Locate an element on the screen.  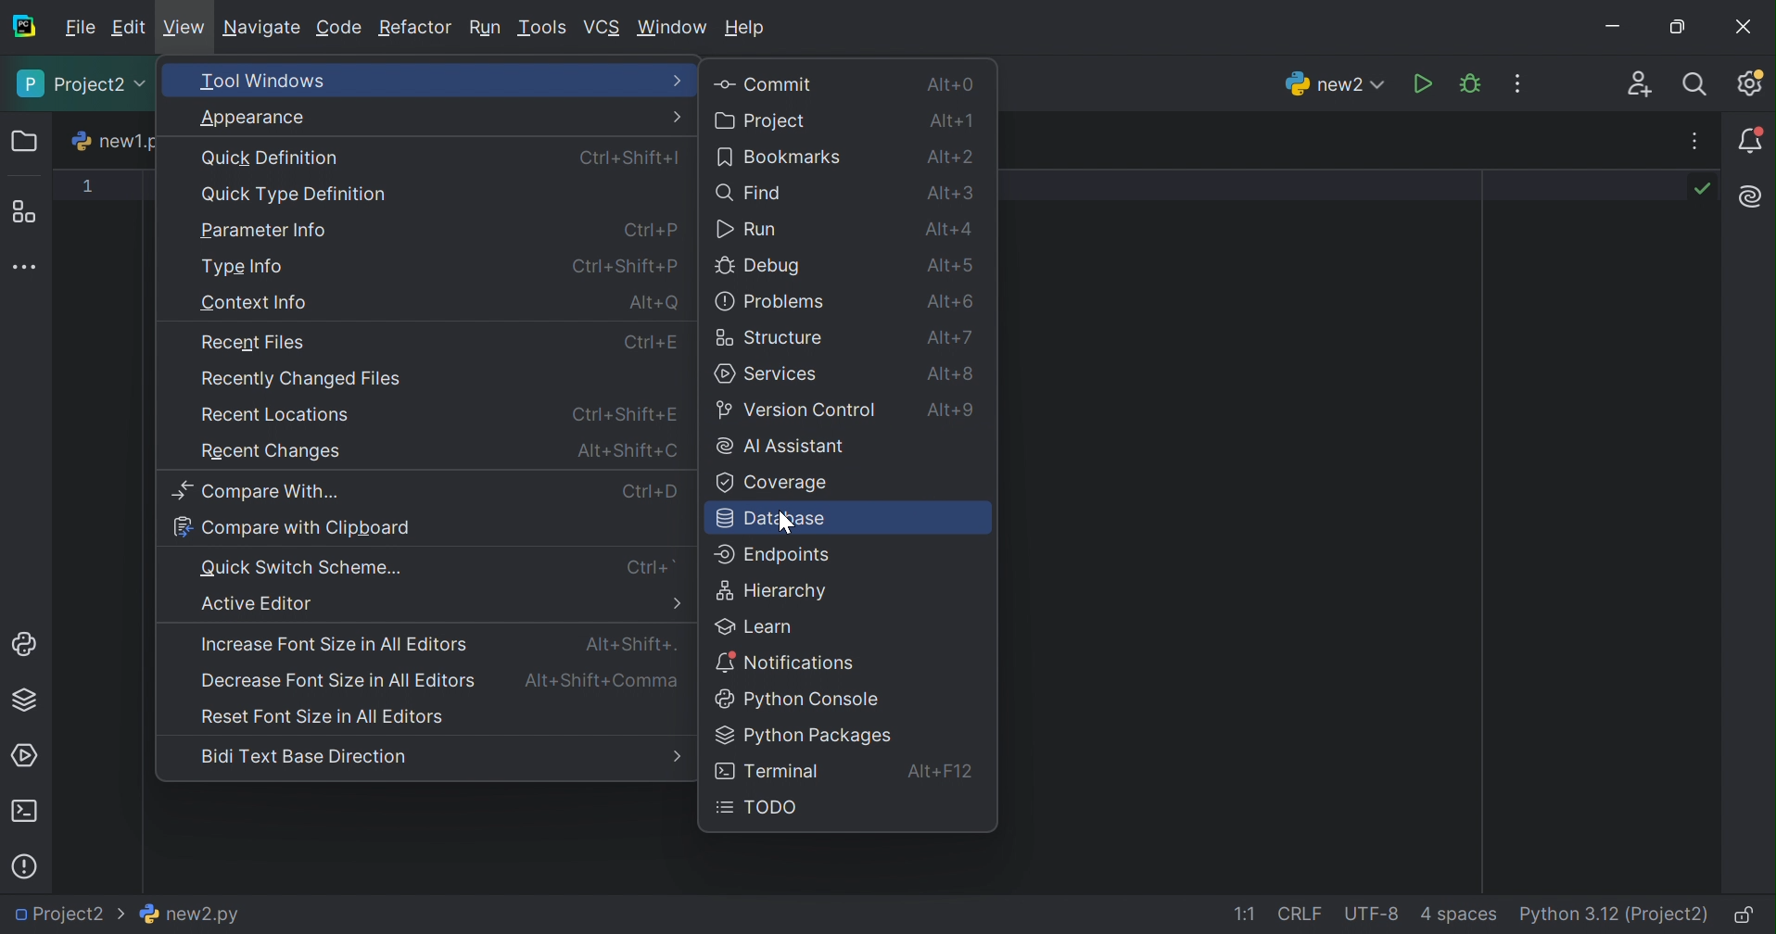
Bidi text base direction is located at coordinates (308, 755).